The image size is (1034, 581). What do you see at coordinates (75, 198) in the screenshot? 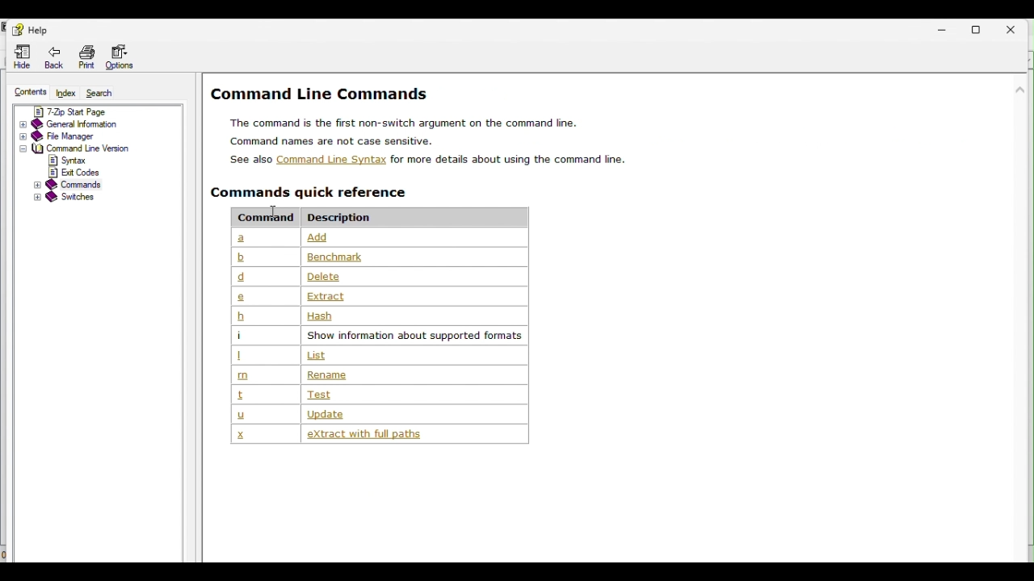
I see `Switches` at bounding box center [75, 198].